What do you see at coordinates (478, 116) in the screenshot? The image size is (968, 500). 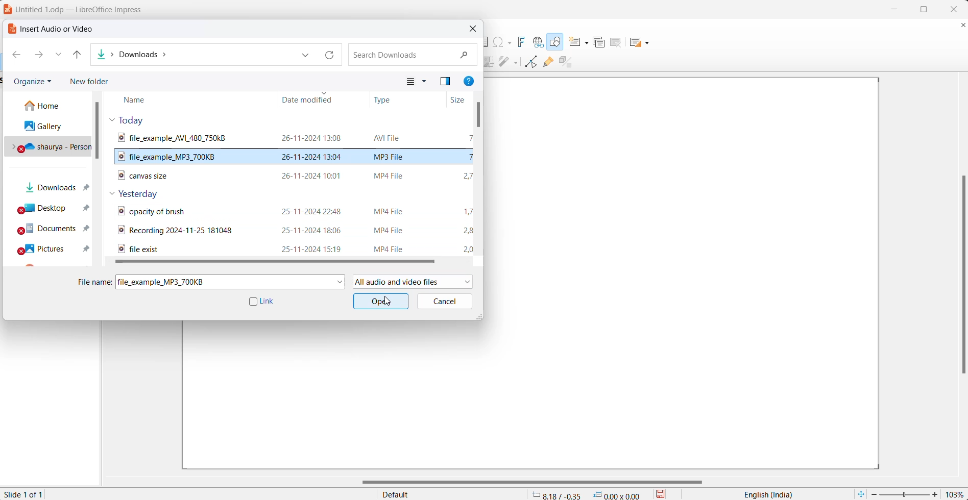 I see `scroll bar` at bounding box center [478, 116].